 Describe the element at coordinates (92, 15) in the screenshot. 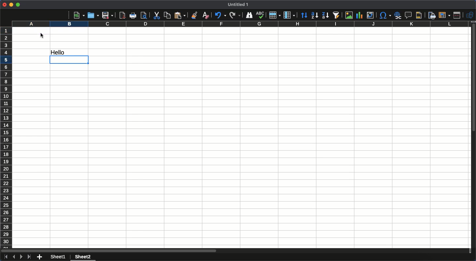

I see `Open` at that location.